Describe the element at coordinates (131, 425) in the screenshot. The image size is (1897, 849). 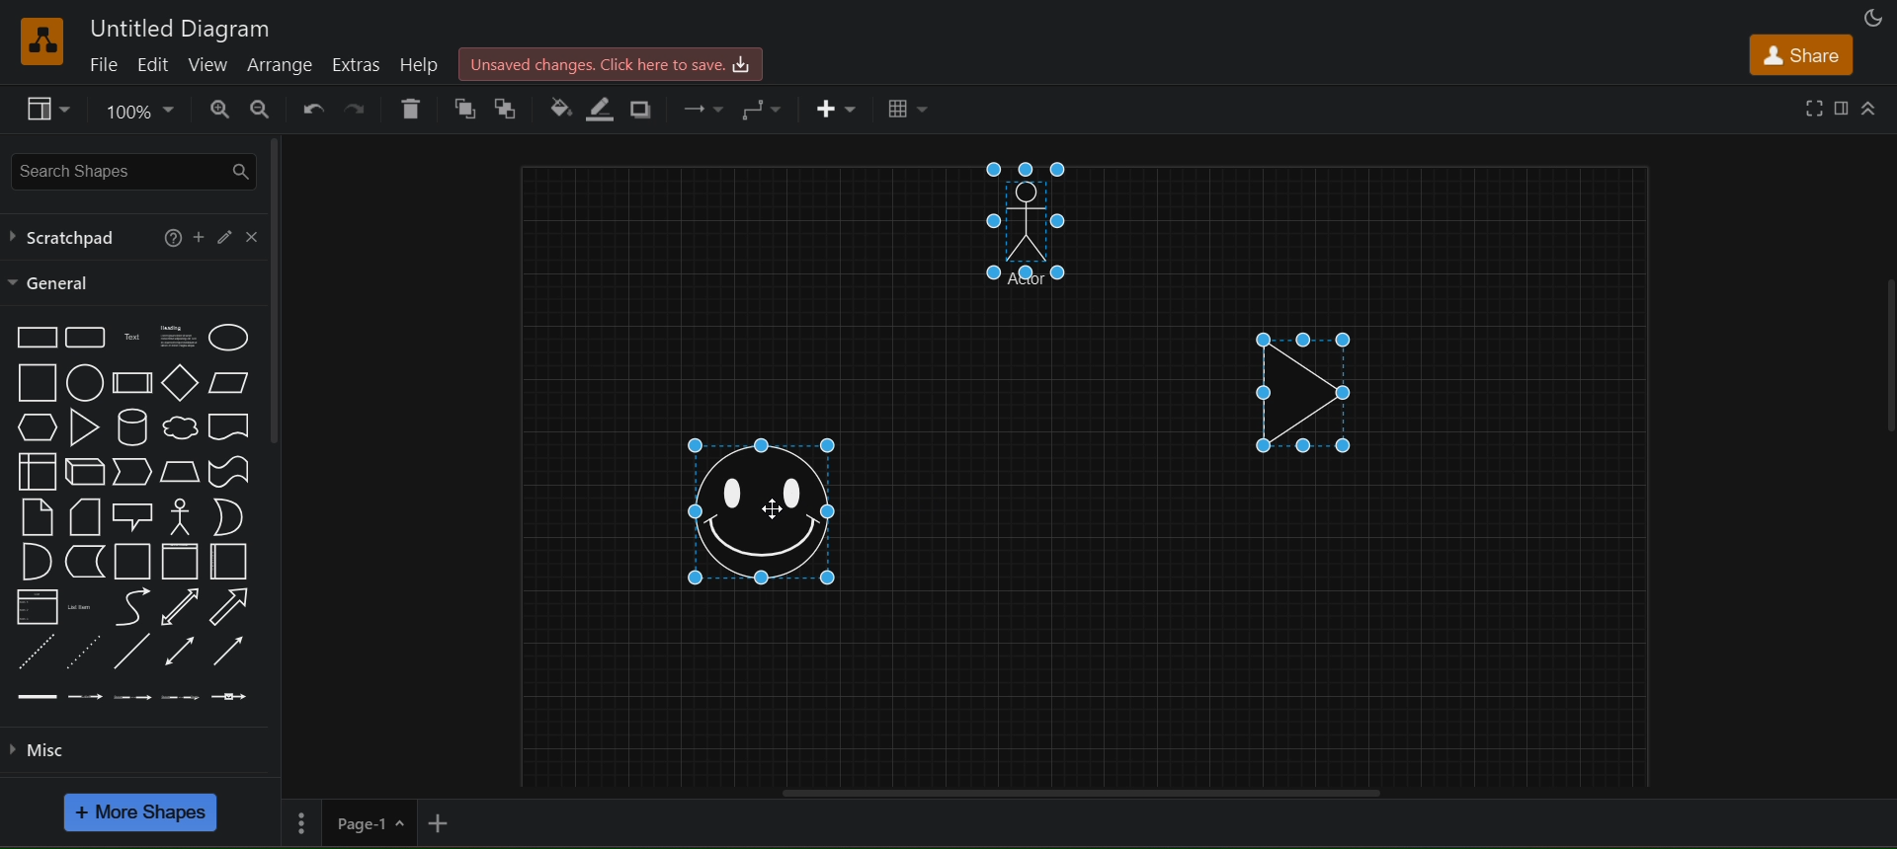
I see `cylinder` at that location.